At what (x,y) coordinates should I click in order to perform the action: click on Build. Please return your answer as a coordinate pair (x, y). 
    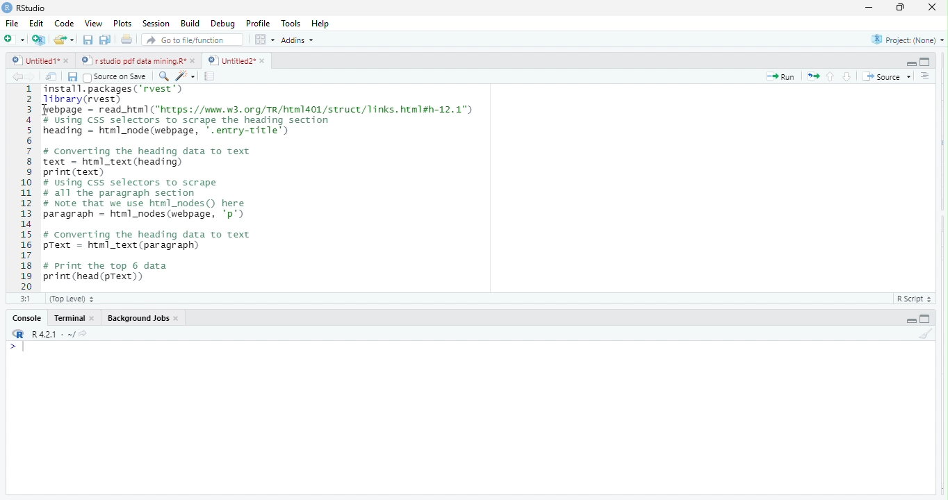
    Looking at the image, I should click on (190, 24).